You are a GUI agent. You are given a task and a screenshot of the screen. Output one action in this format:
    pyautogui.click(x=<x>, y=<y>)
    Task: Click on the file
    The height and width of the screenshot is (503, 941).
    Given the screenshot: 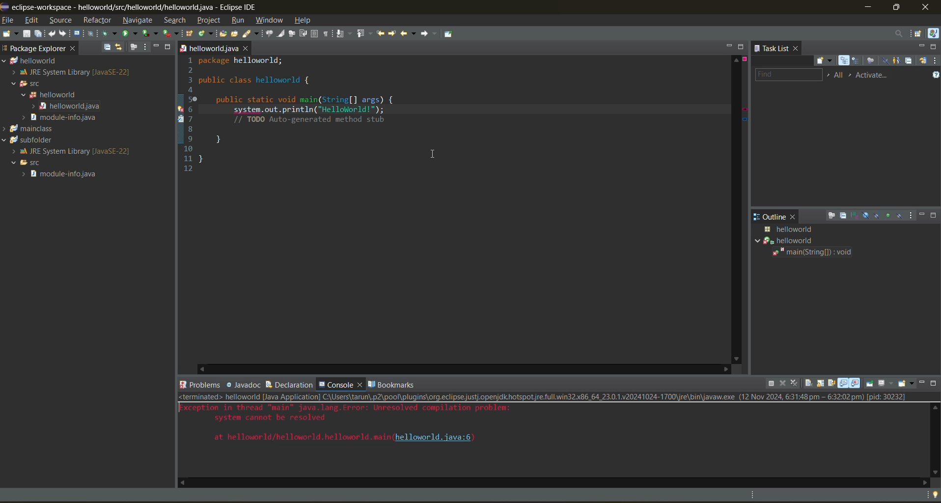 What is the action you would take?
    pyautogui.click(x=9, y=21)
    